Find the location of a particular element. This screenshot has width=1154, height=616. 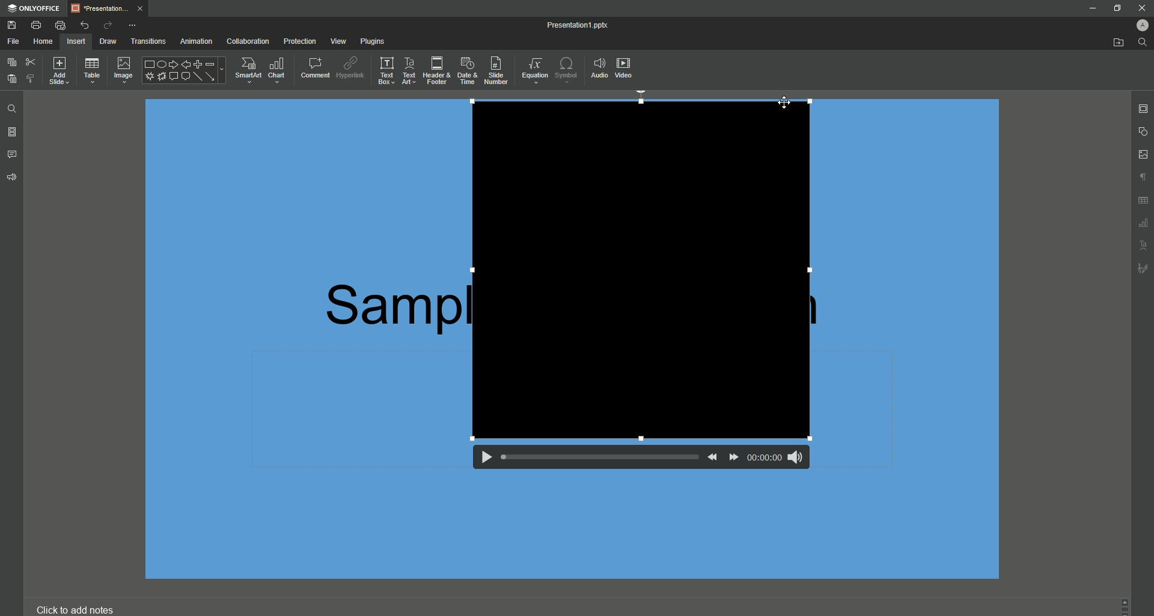

Choose Styling is located at coordinates (32, 78).